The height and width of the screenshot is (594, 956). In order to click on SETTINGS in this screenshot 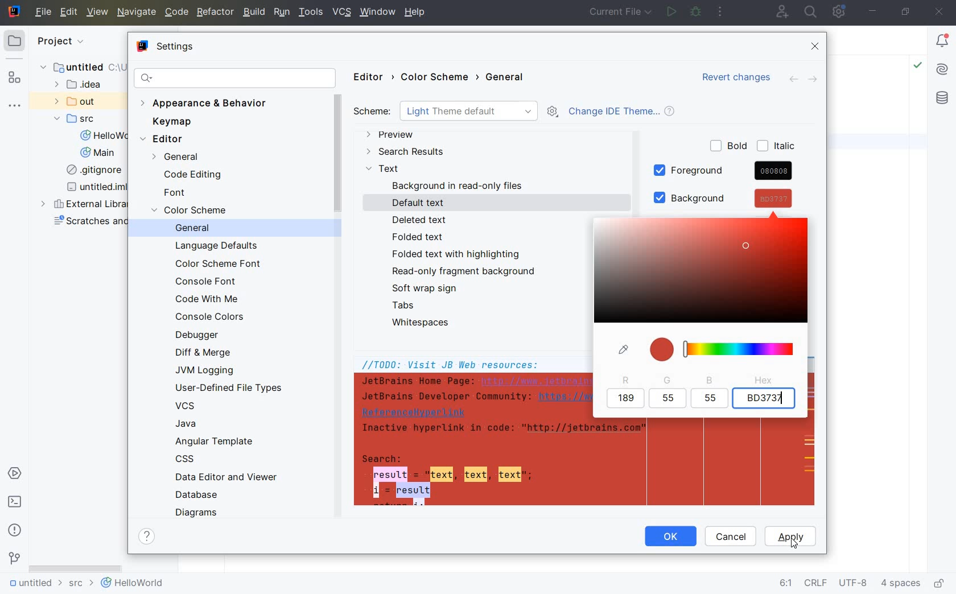, I will do `click(167, 48)`.